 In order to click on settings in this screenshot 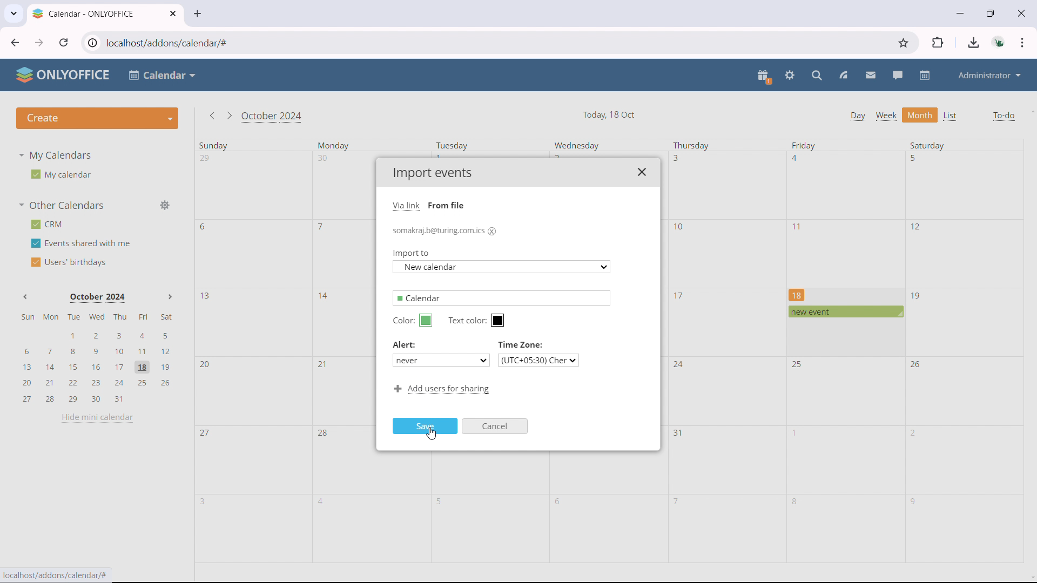, I will do `click(790, 76)`.